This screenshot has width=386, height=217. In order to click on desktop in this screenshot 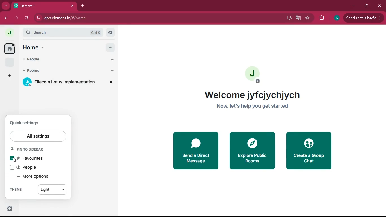, I will do `click(288, 19)`.